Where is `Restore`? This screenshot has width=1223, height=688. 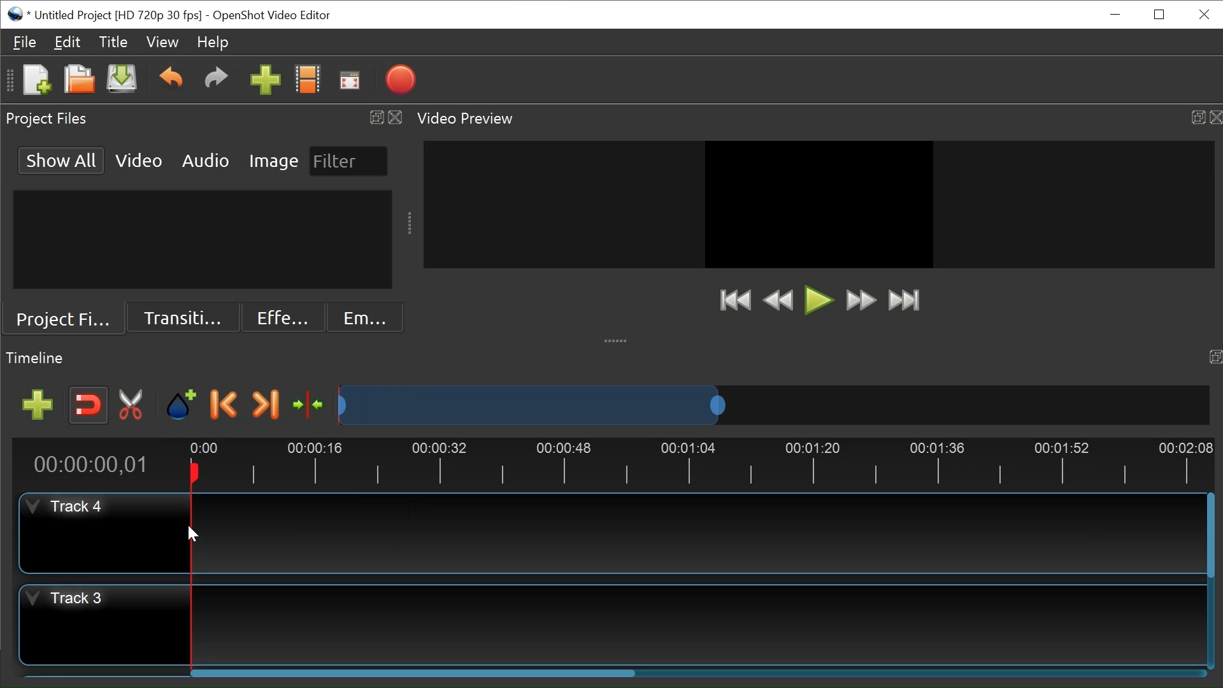 Restore is located at coordinates (1157, 15).